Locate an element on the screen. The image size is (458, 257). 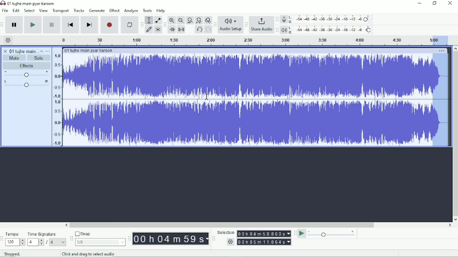
Restore down is located at coordinates (435, 3).